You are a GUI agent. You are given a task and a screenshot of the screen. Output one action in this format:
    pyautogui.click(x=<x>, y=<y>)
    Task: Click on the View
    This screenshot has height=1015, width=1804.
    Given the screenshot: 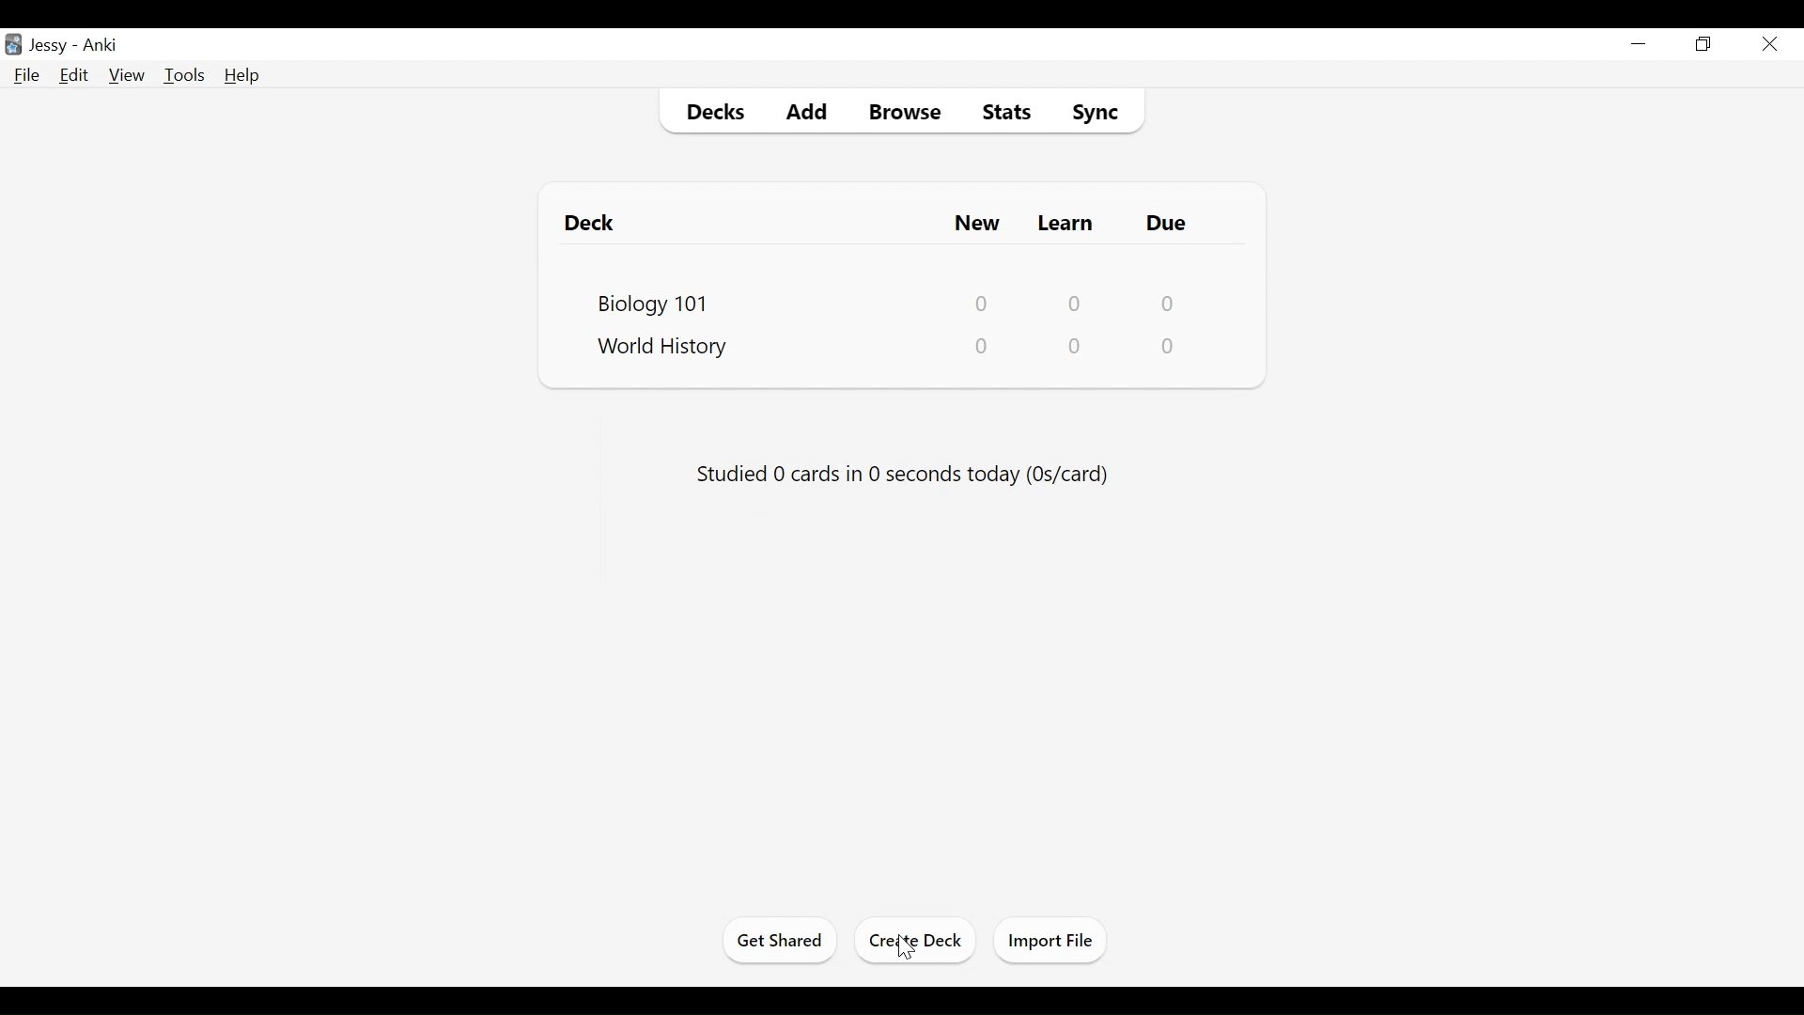 What is the action you would take?
    pyautogui.click(x=126, y=75)
    